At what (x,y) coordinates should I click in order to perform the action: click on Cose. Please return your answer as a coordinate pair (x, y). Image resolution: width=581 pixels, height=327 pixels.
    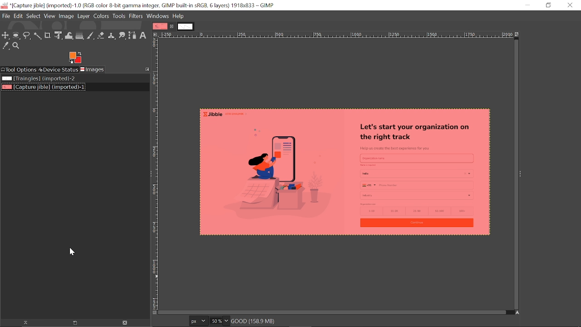
    Looking at the image, I should click on (570, 5).